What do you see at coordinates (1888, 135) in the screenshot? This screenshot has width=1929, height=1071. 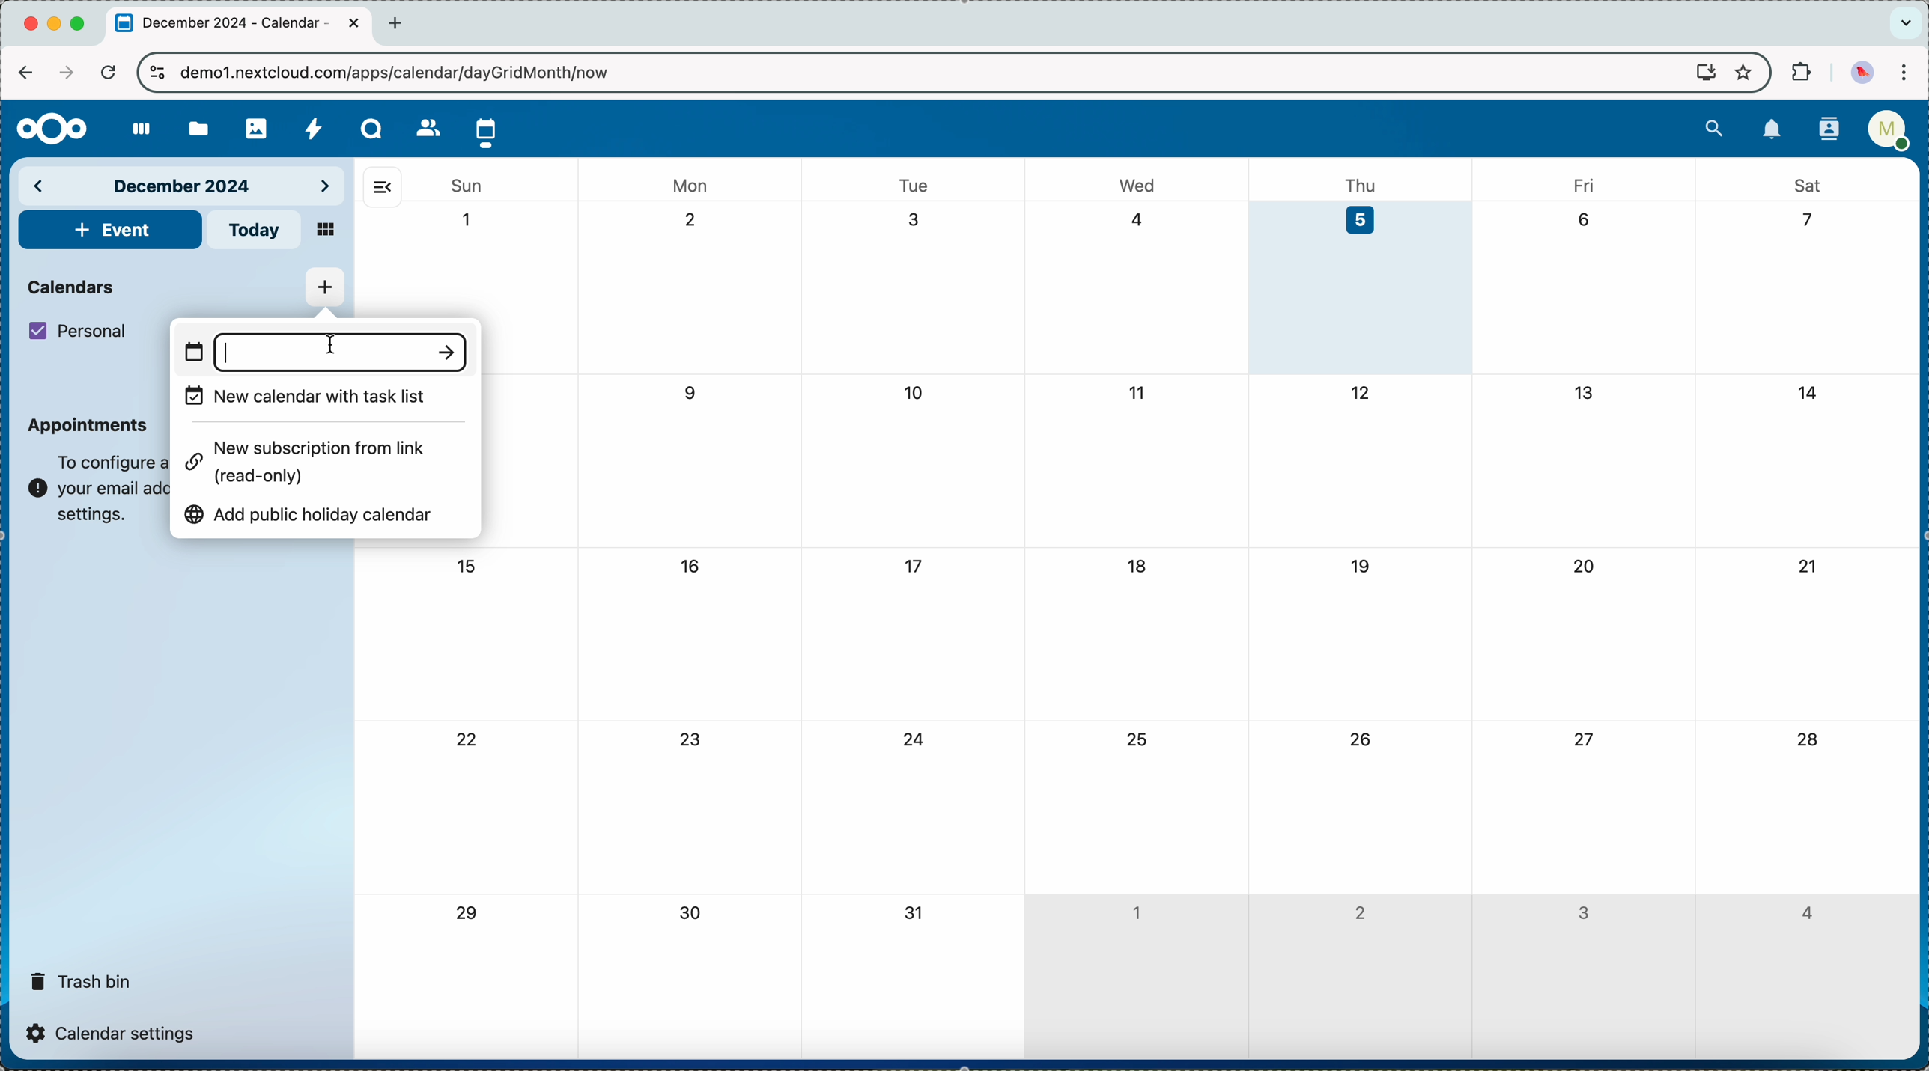 I see `user profile` at bounding box center [1888, 135].